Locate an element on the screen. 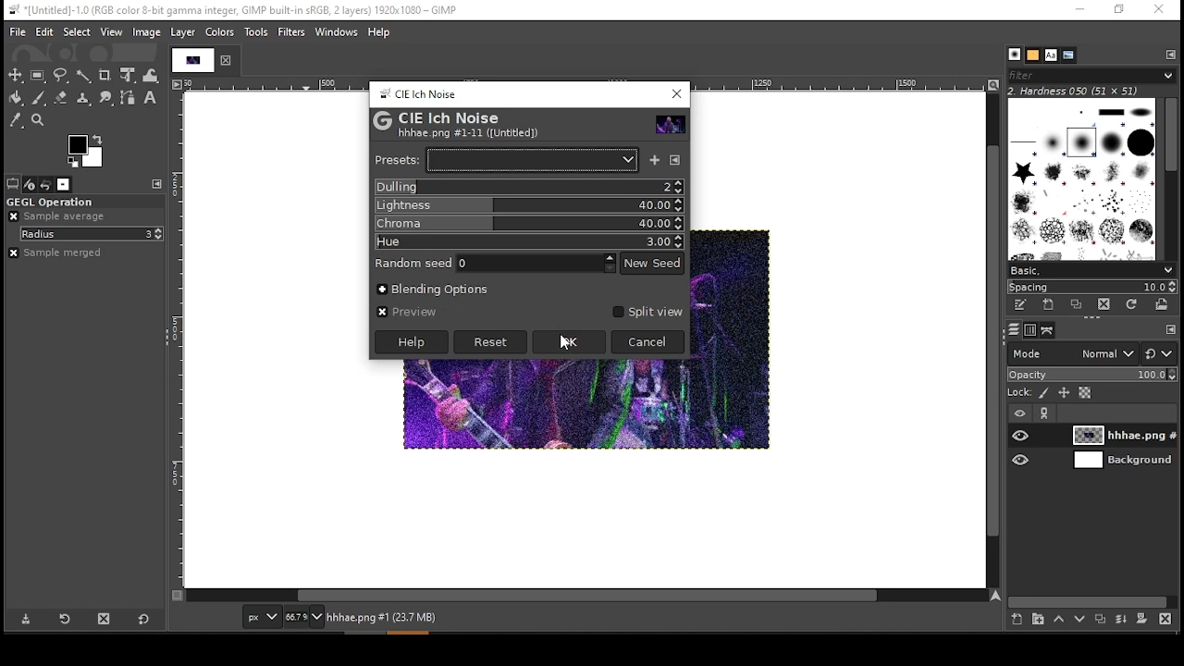 The image size is (1184, 666). select is located at coordinates (77, 31).